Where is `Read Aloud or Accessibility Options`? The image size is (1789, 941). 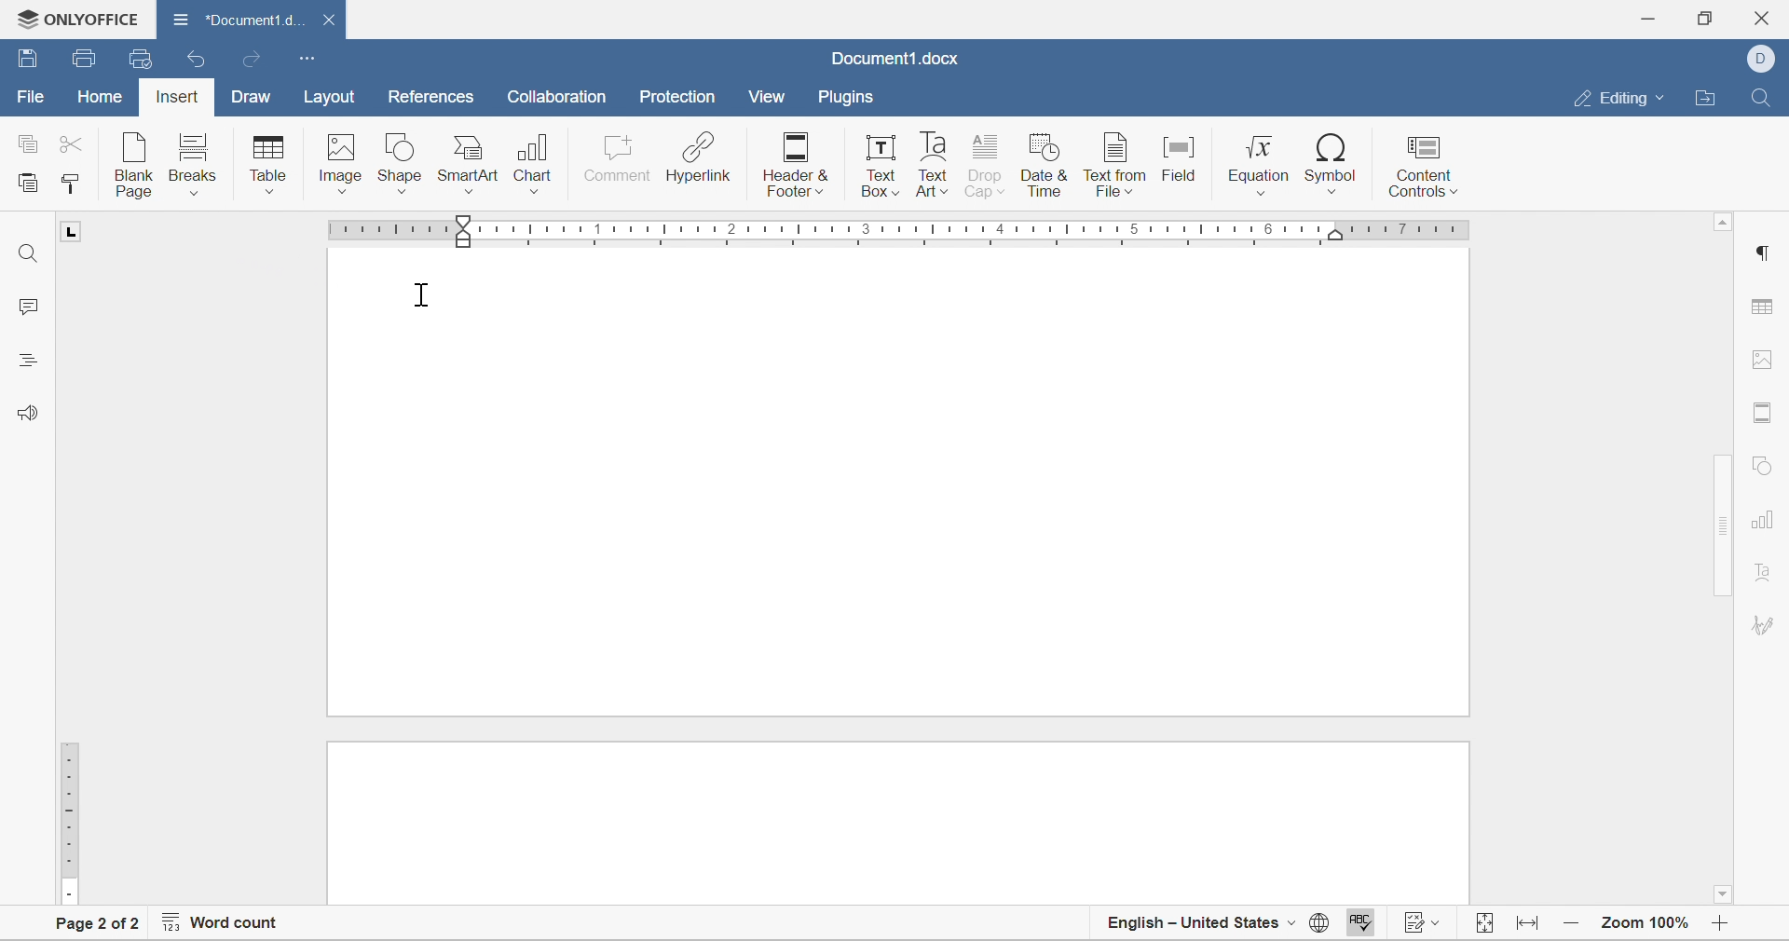 Read Aloud or Accessibility Options is located at coordinates (24, 412).